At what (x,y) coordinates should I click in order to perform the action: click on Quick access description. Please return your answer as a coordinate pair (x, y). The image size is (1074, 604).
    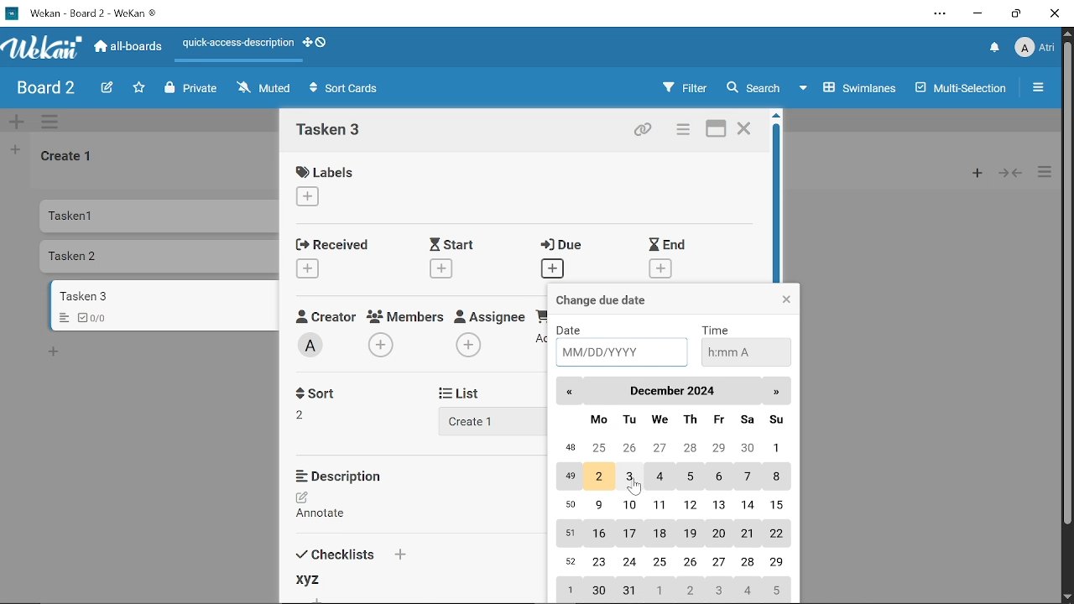
    Looking at the image, I should click on (236, 43).